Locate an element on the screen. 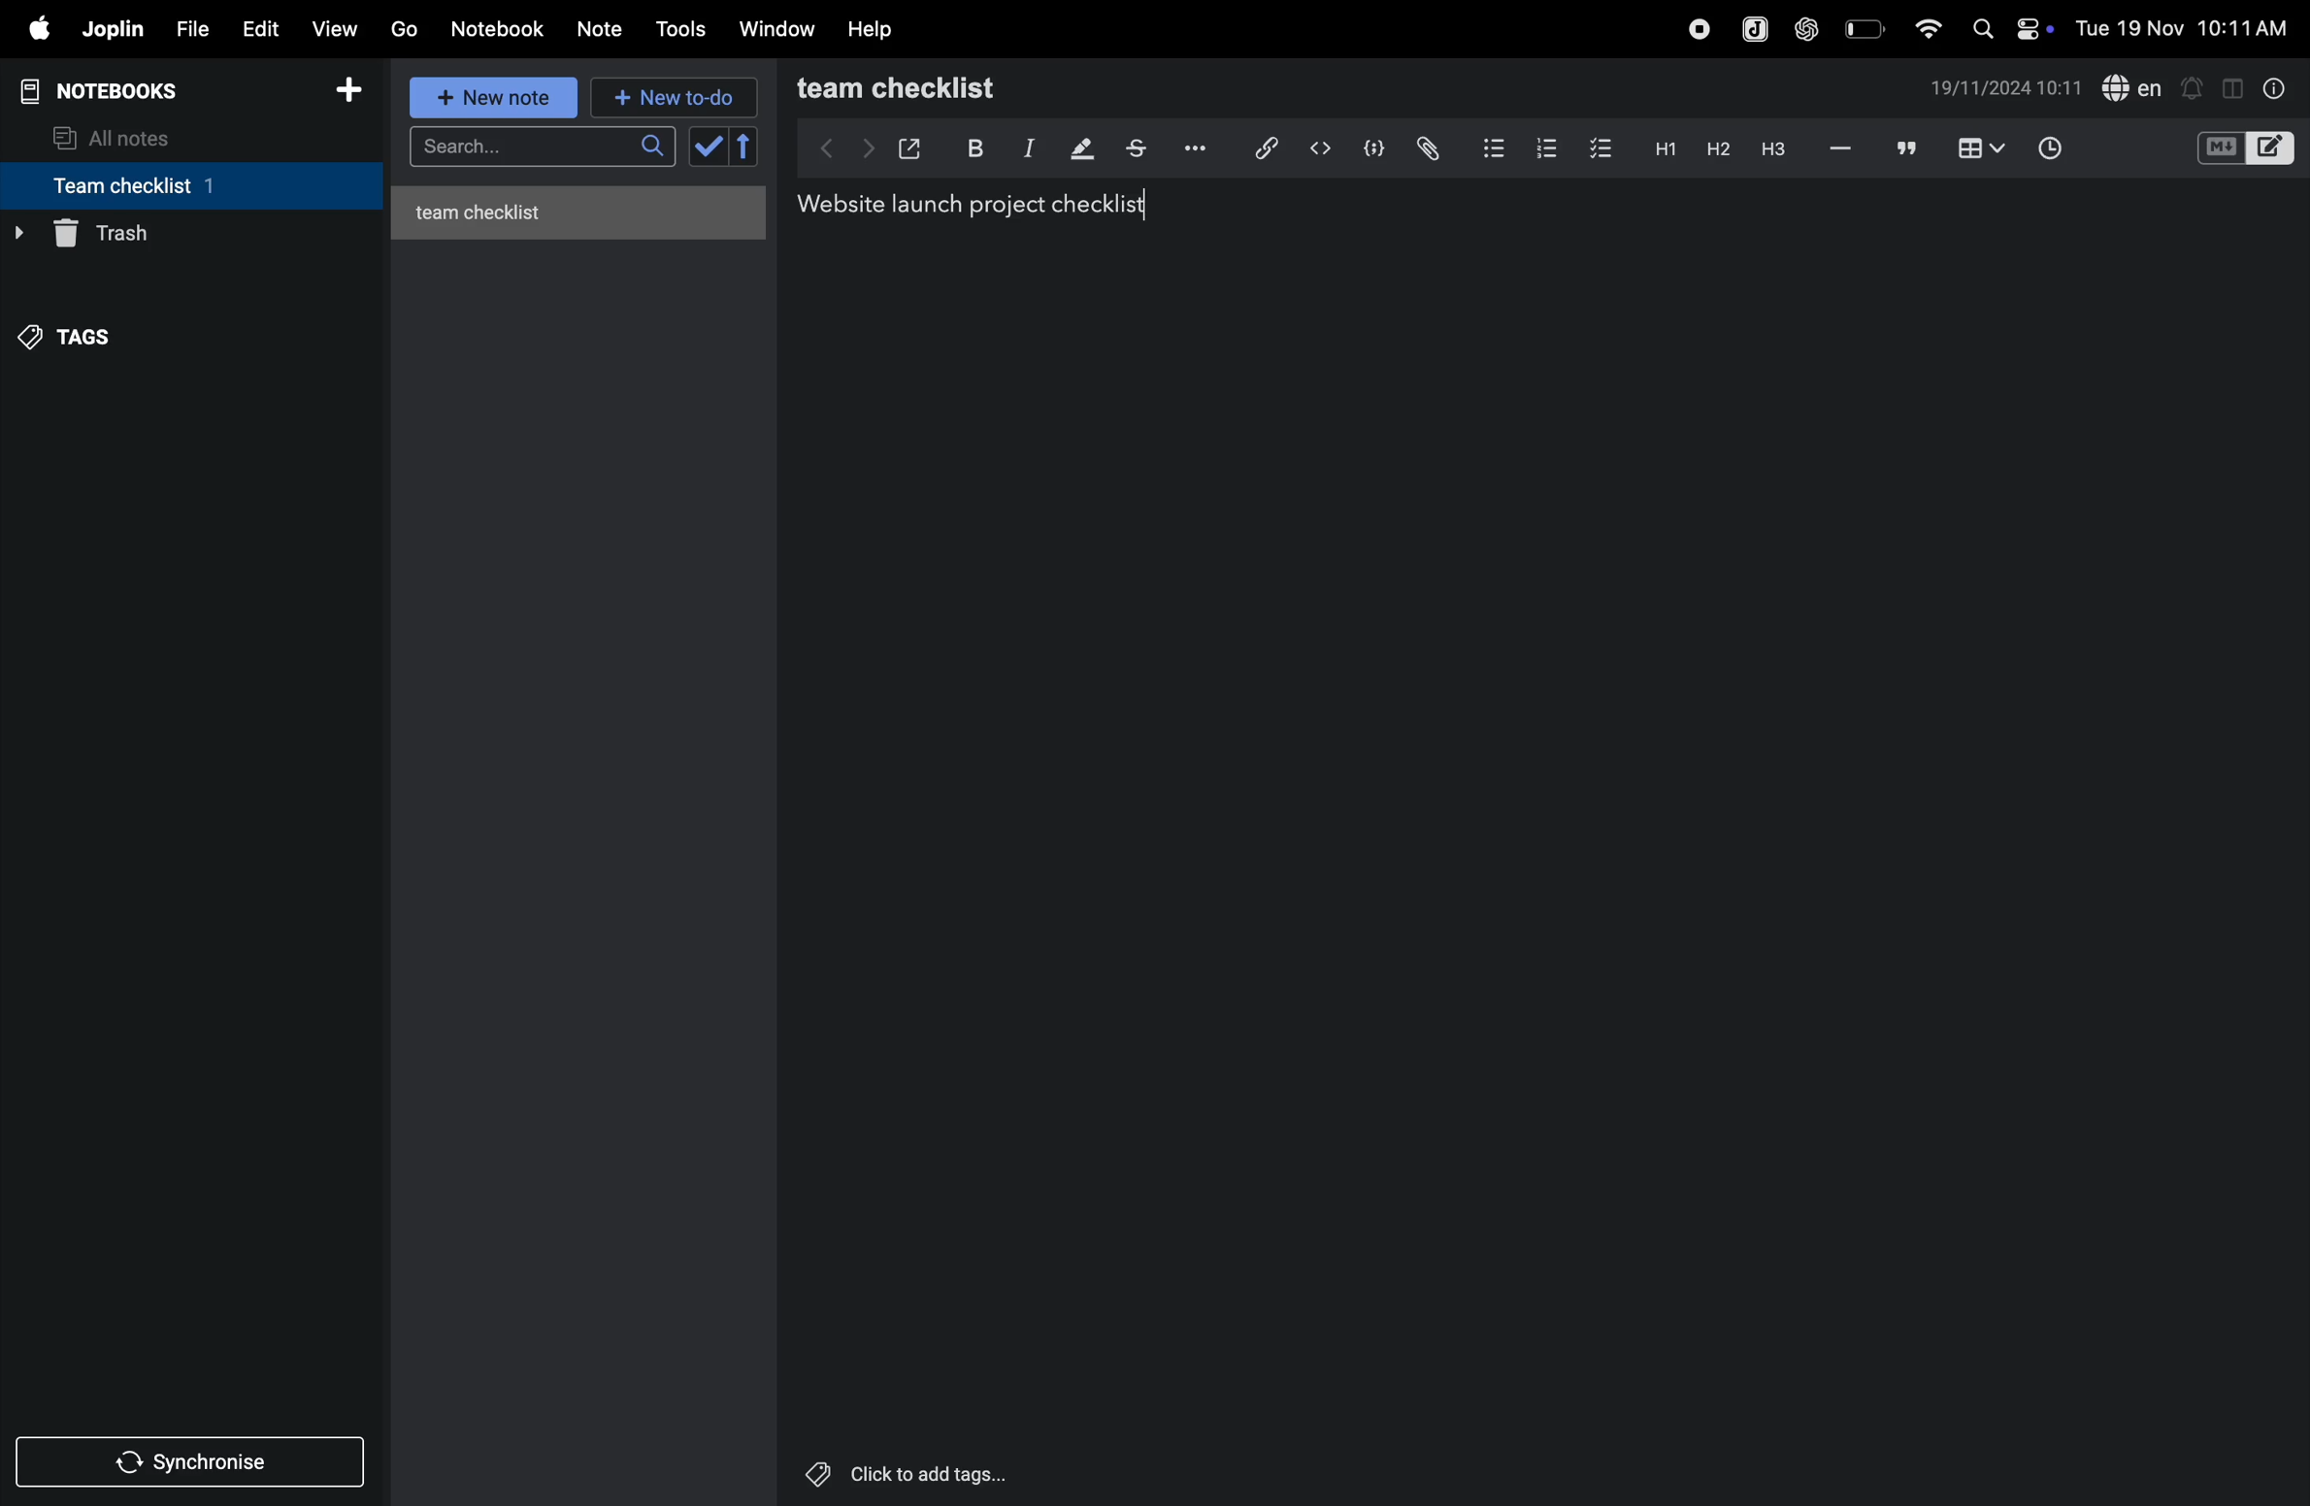  notebooks is located at coordinates (111, 88).